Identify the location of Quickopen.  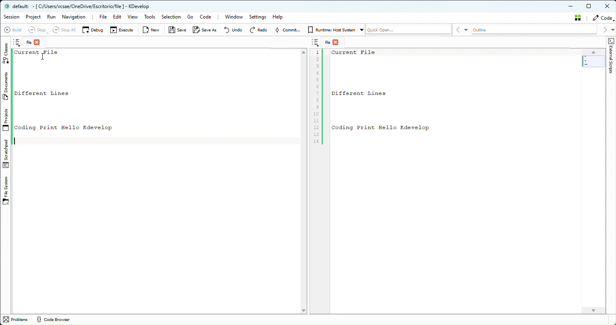
(409, 31).